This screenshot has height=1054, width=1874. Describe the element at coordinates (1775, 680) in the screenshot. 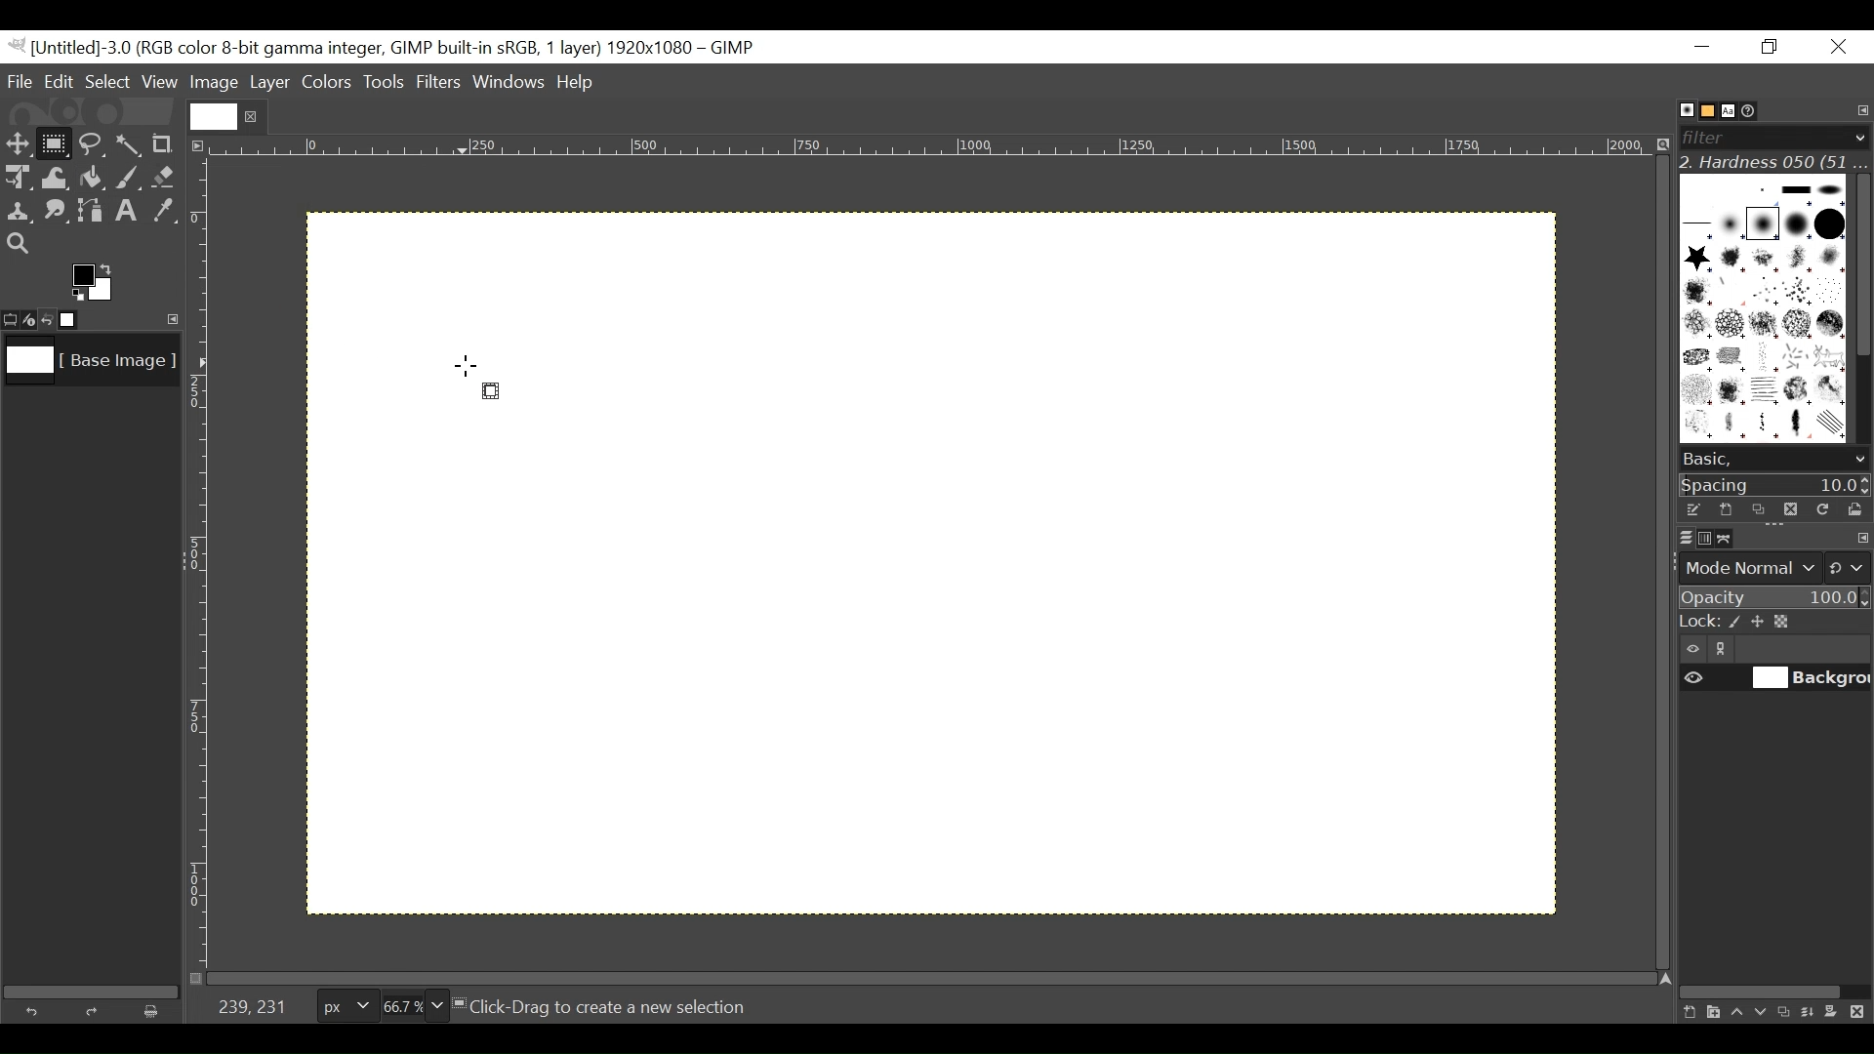

I see `(un)select item visibility background` at that location.